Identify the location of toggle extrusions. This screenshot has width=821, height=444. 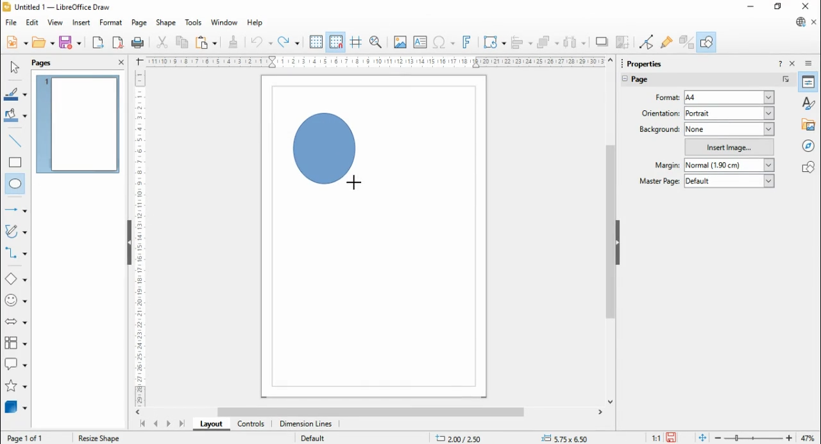
(686, 42).